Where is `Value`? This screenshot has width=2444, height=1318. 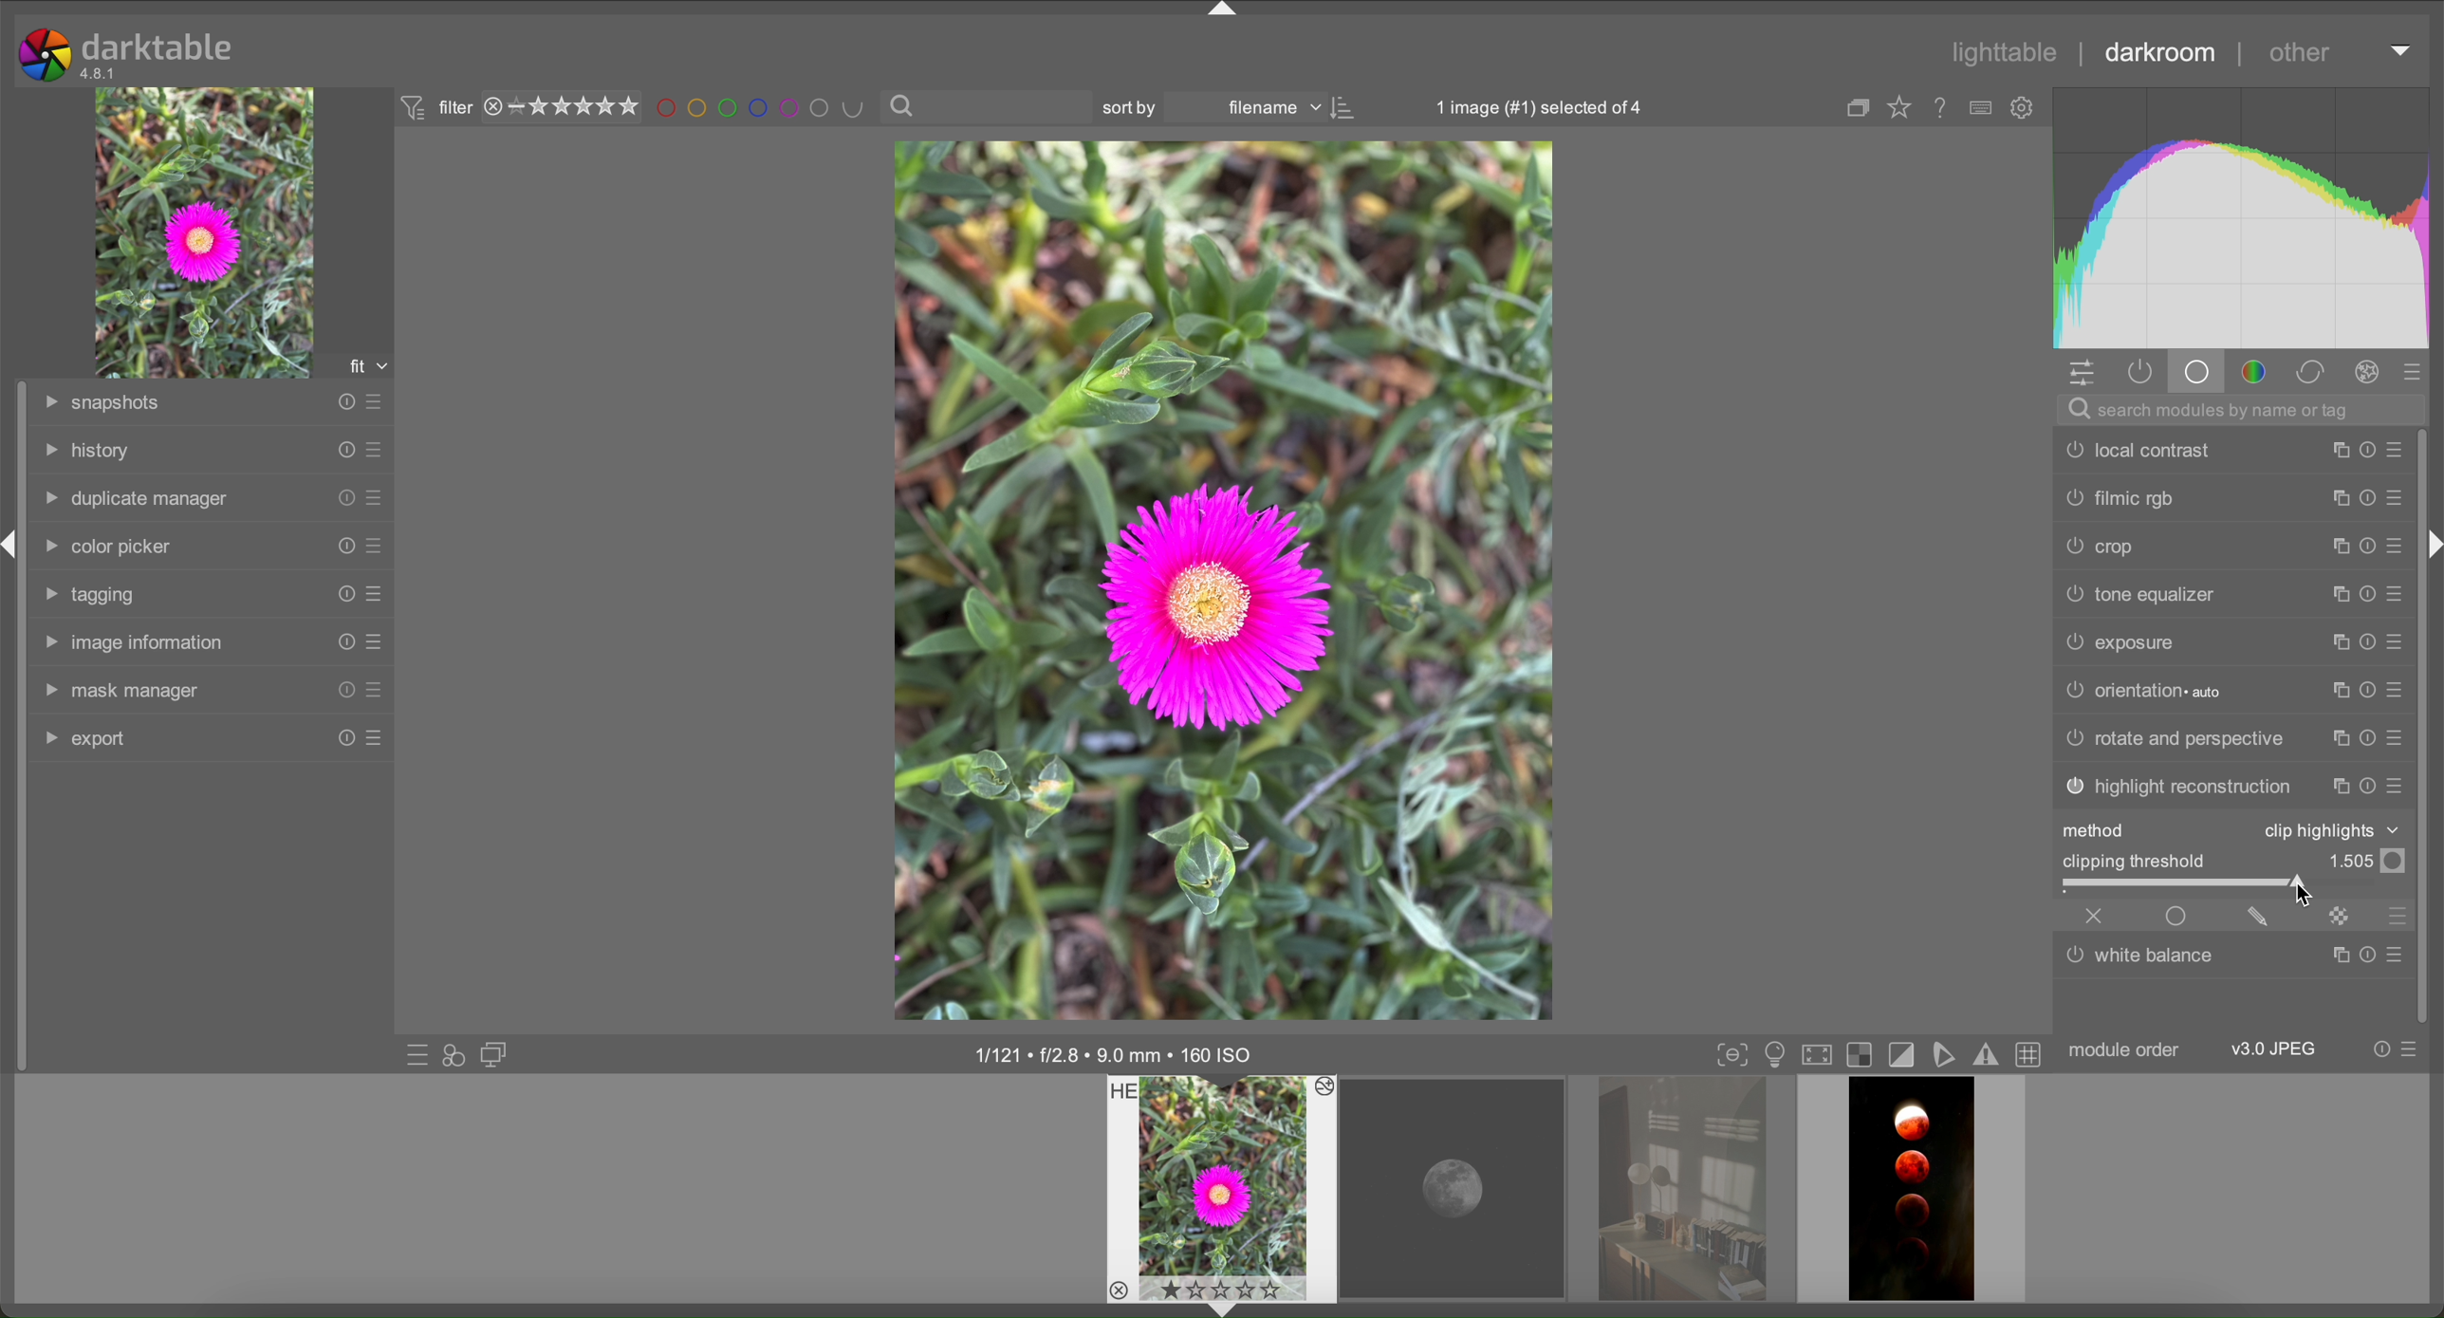 Value is located at coordinates (2365, 860).